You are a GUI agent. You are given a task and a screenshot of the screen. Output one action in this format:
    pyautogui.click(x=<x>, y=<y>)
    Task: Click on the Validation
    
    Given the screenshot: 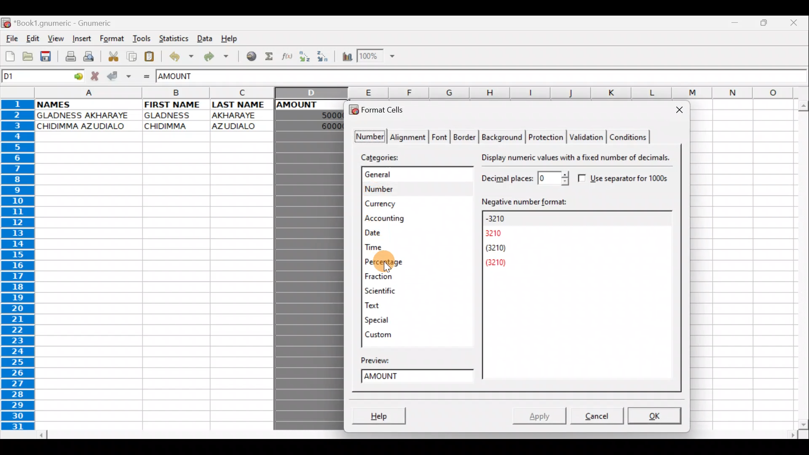 What is the action you would take?
    pyautogui.click(x=587, y=138)
    